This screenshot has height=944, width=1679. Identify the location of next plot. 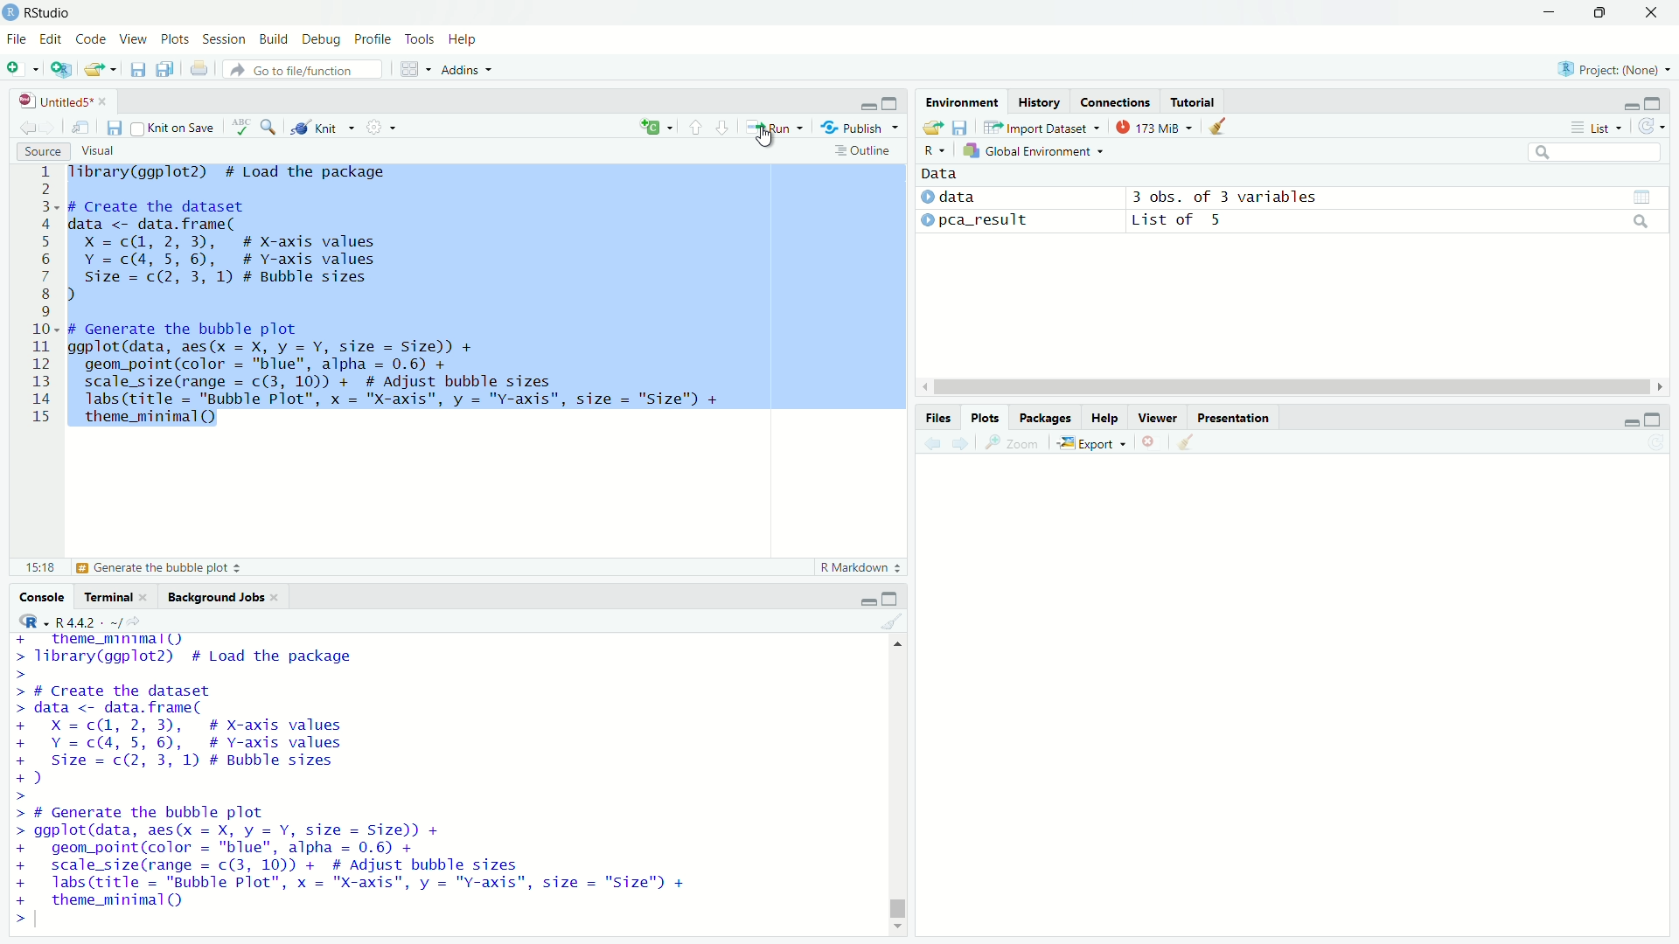
(963, 443).